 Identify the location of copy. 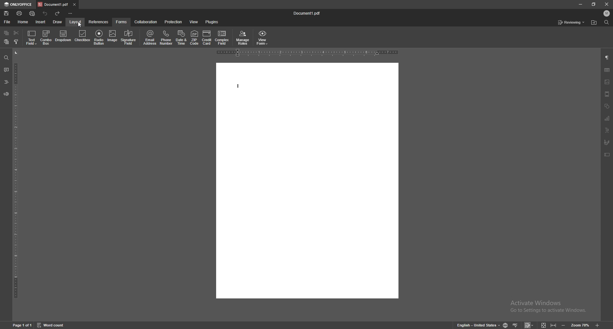
(7, 33).